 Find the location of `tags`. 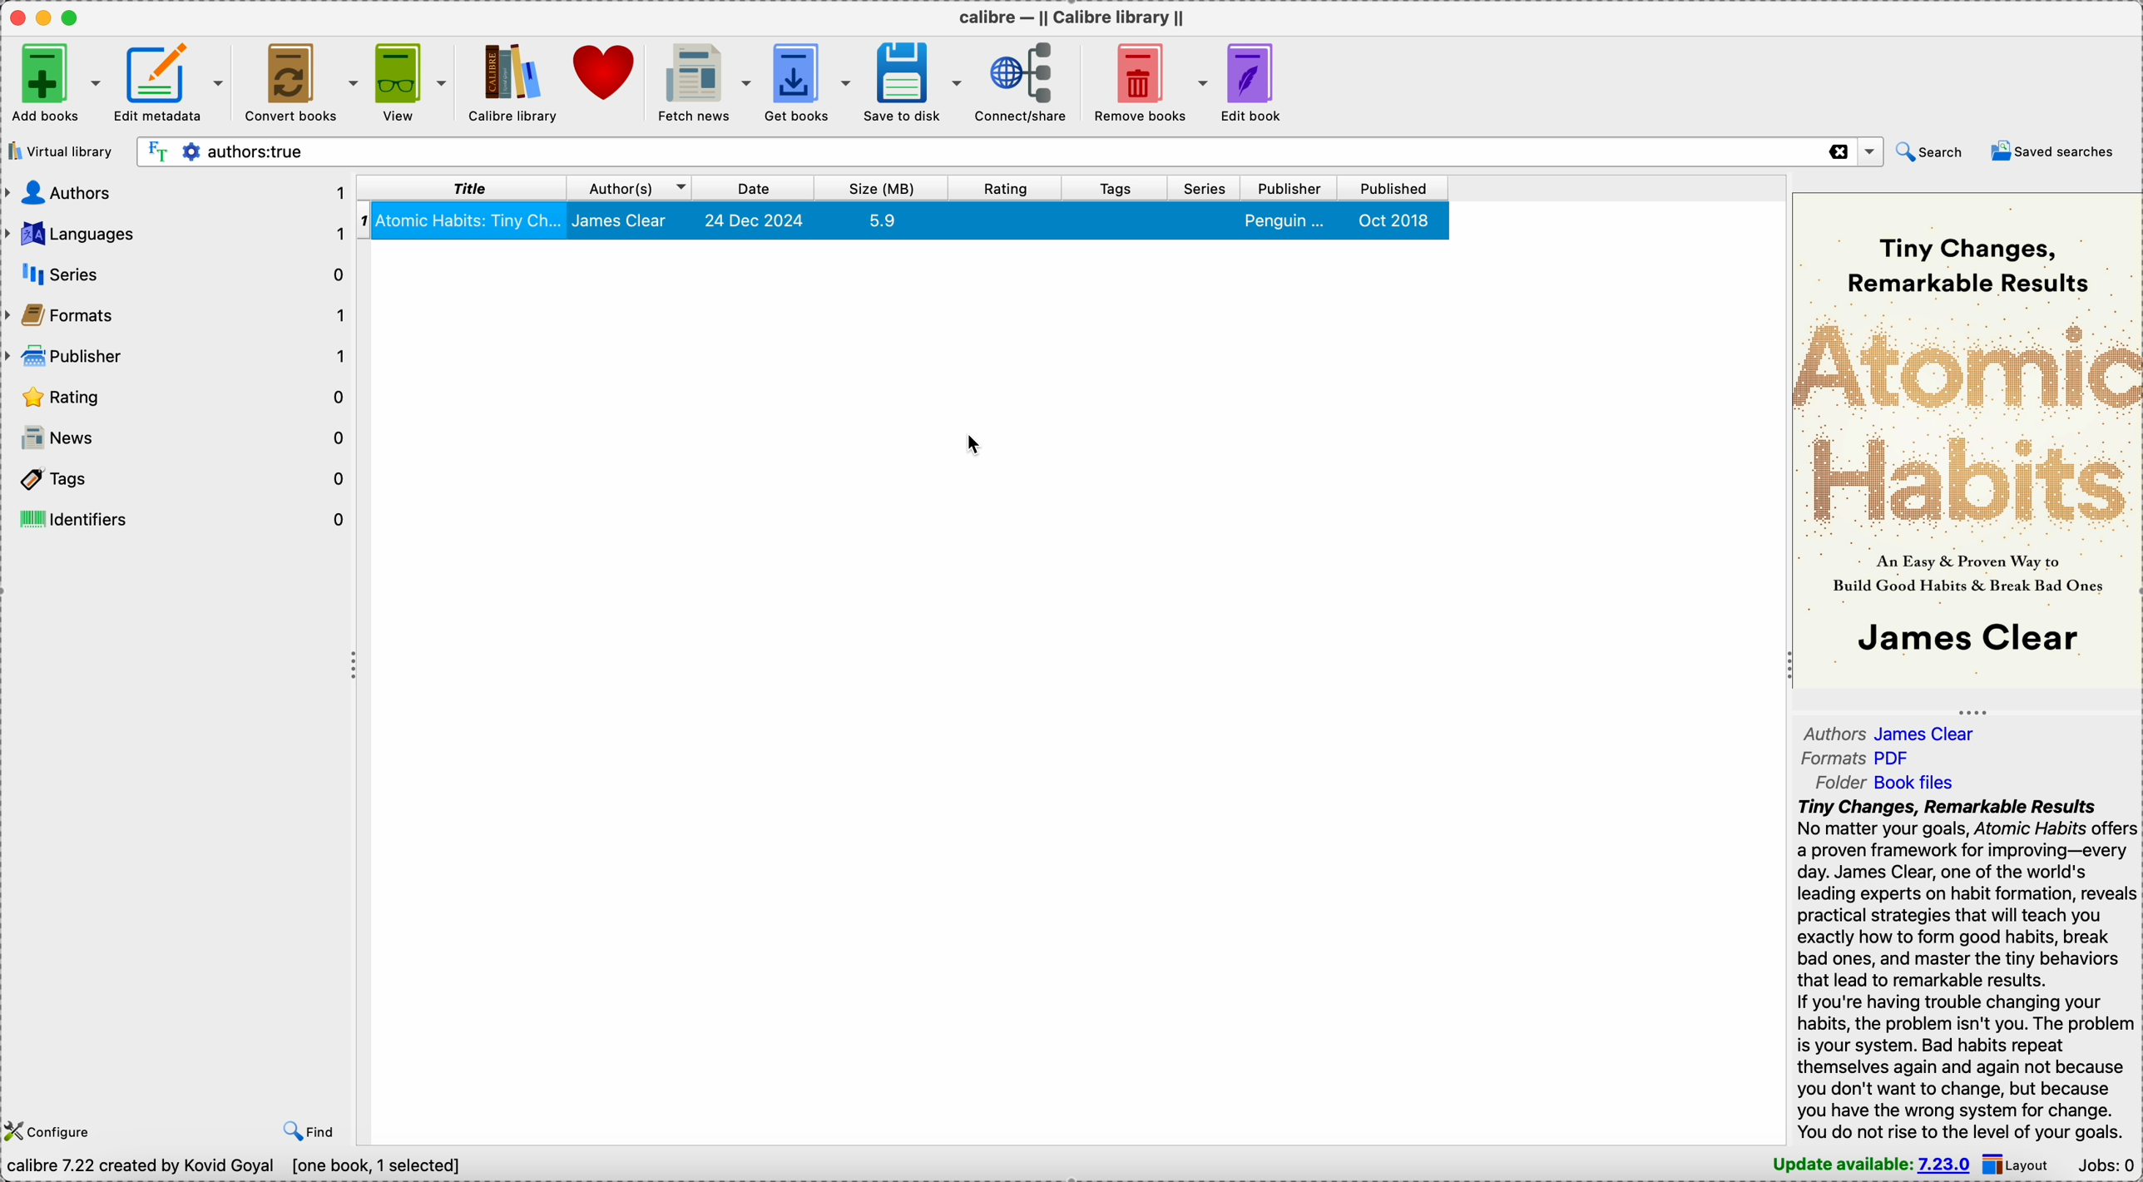

tags is located at coordinates (1113, 187).